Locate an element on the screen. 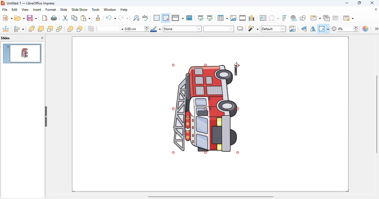  color is located at coordinates (366, 29).